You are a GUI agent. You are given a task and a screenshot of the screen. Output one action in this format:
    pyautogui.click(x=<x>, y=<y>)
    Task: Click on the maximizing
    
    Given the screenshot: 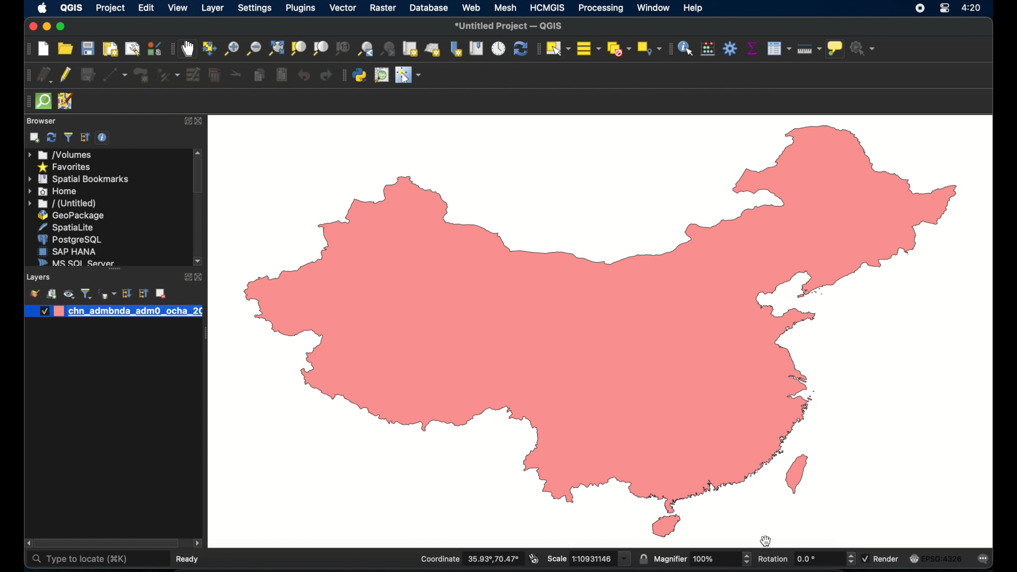 What is the action you would take?
    pyautogui.click(x=61, y=27)
    